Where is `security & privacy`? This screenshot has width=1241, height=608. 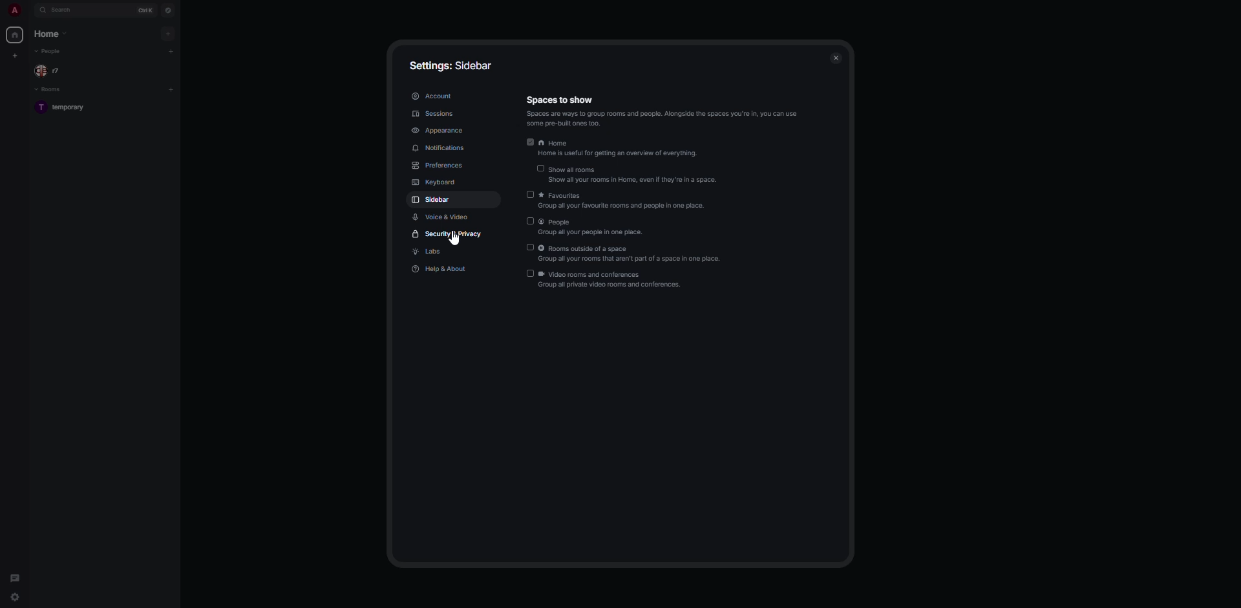 security & privacy is located at coordinates (447, 235).